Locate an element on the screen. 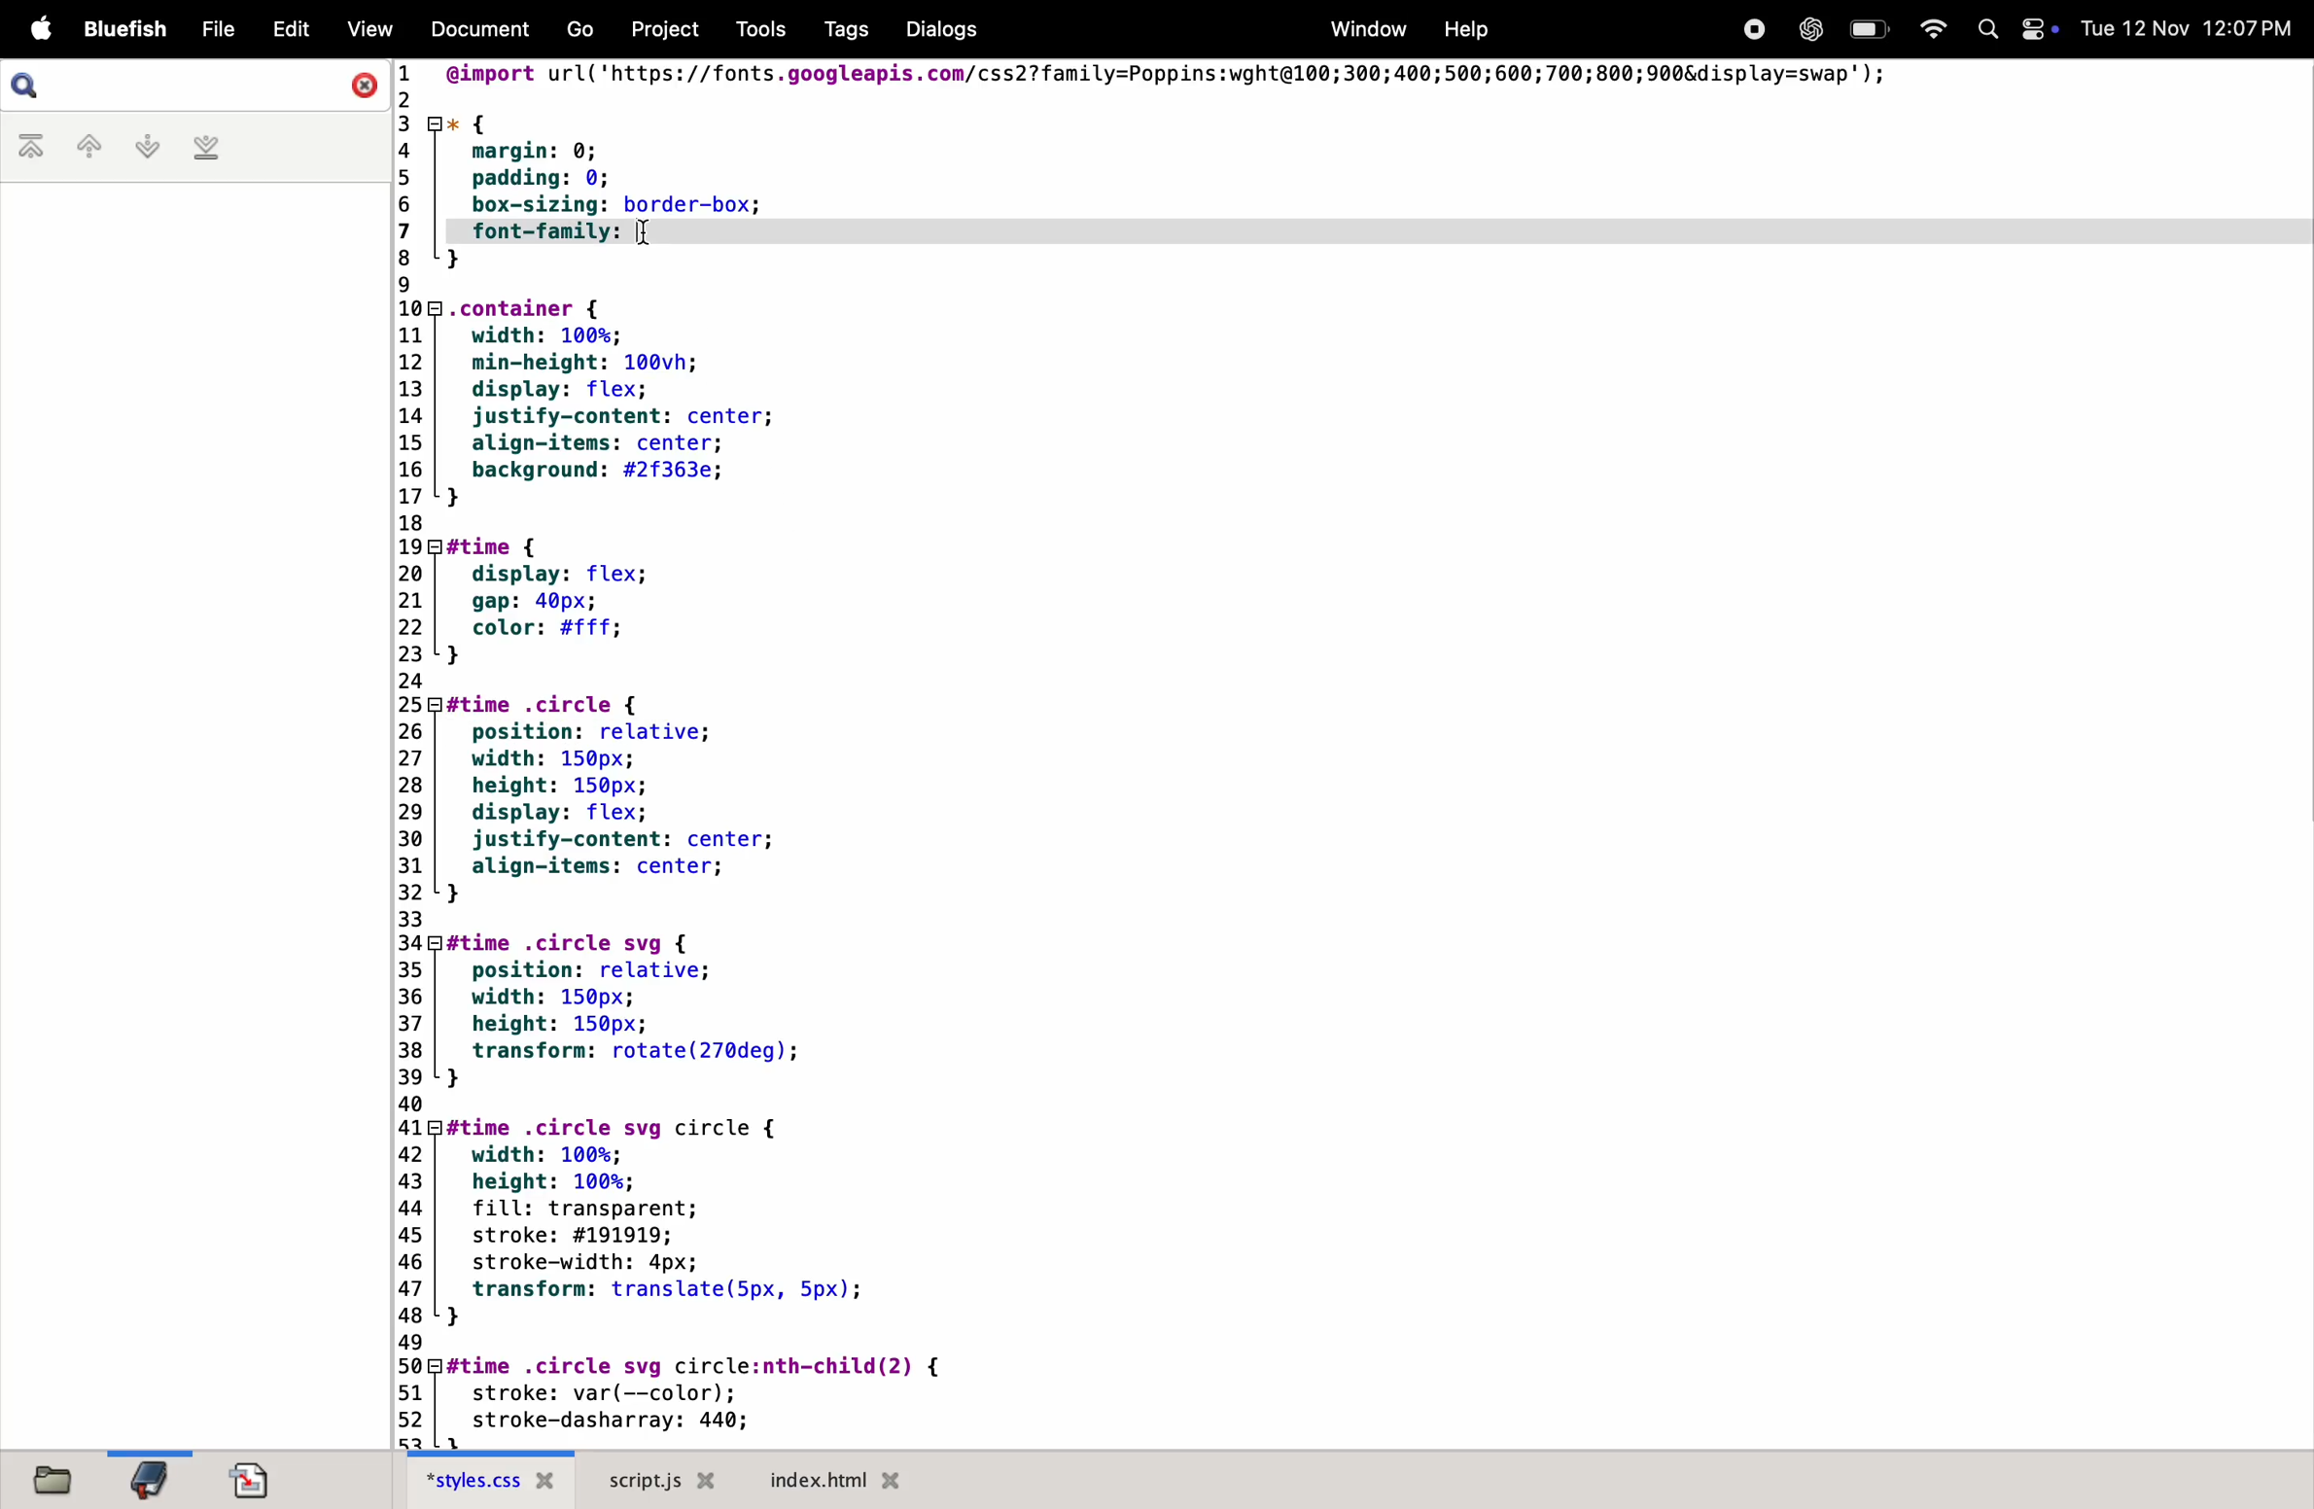 The width and height of the screenshot is (2314, 1509). script.js is located at coordinates (666, 1480).